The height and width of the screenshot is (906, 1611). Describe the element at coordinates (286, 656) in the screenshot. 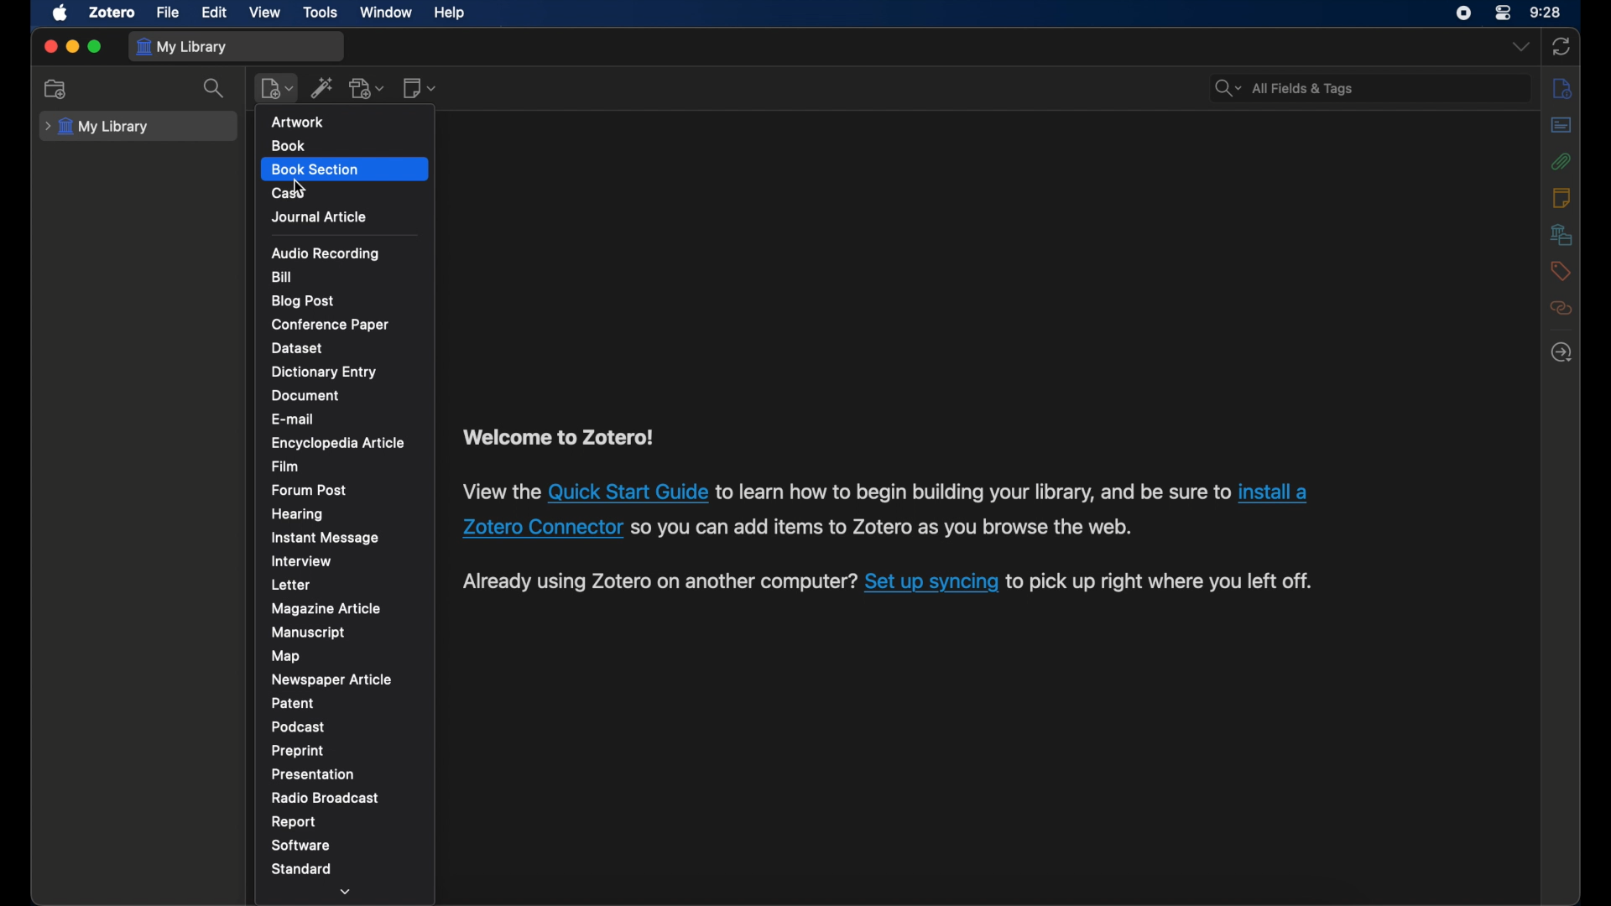

I see `map` at that location.